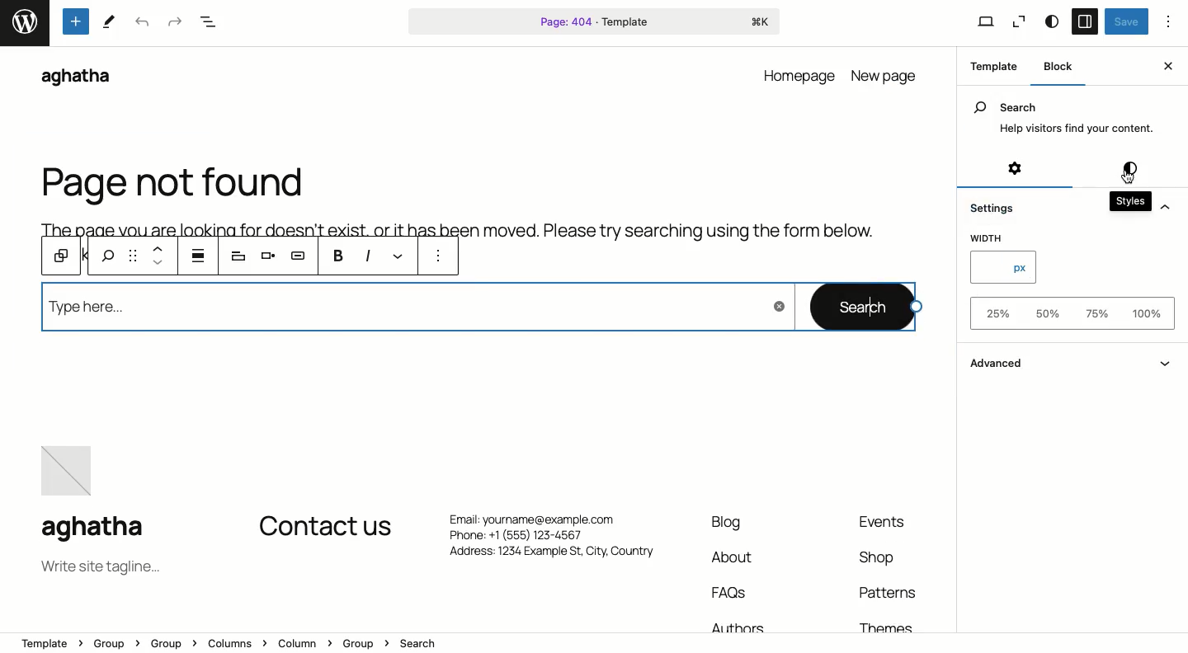 The width and height of the screenshot is (1188, 653). Describe the element at coordinates (728, 523) in the screenshot. I see `Blog` at that location.